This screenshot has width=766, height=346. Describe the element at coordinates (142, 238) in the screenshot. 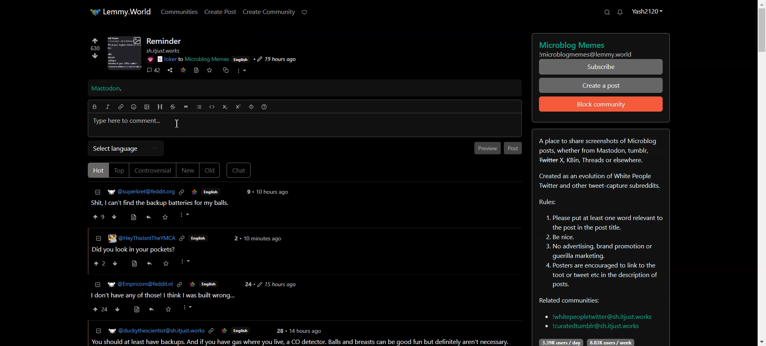

I see `RB @HeyThislsntTheYMCA @` at that location.